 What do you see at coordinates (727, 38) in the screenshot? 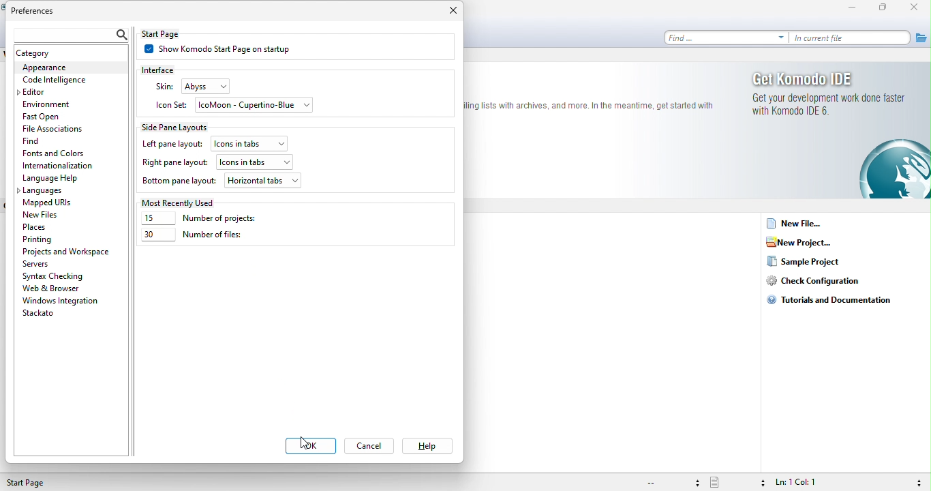
I see `find` at bounding box center [727, 38].